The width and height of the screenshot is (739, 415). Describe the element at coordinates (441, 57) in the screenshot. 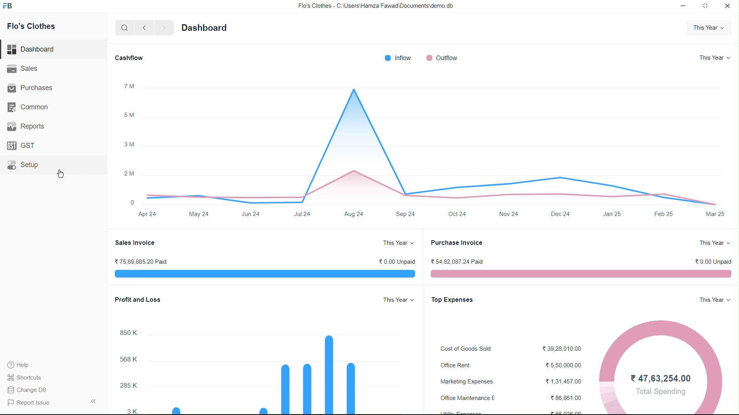

I see `Outflow` at that location.